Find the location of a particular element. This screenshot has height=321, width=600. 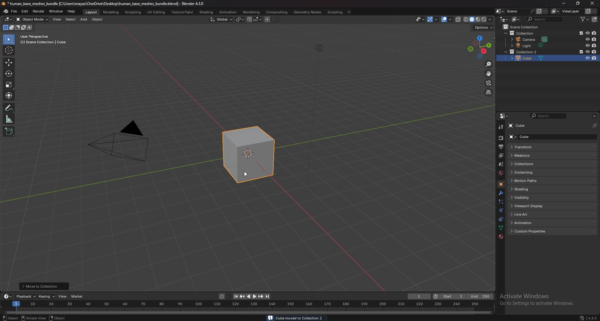

texture paint is located at coordinates (183, 12).